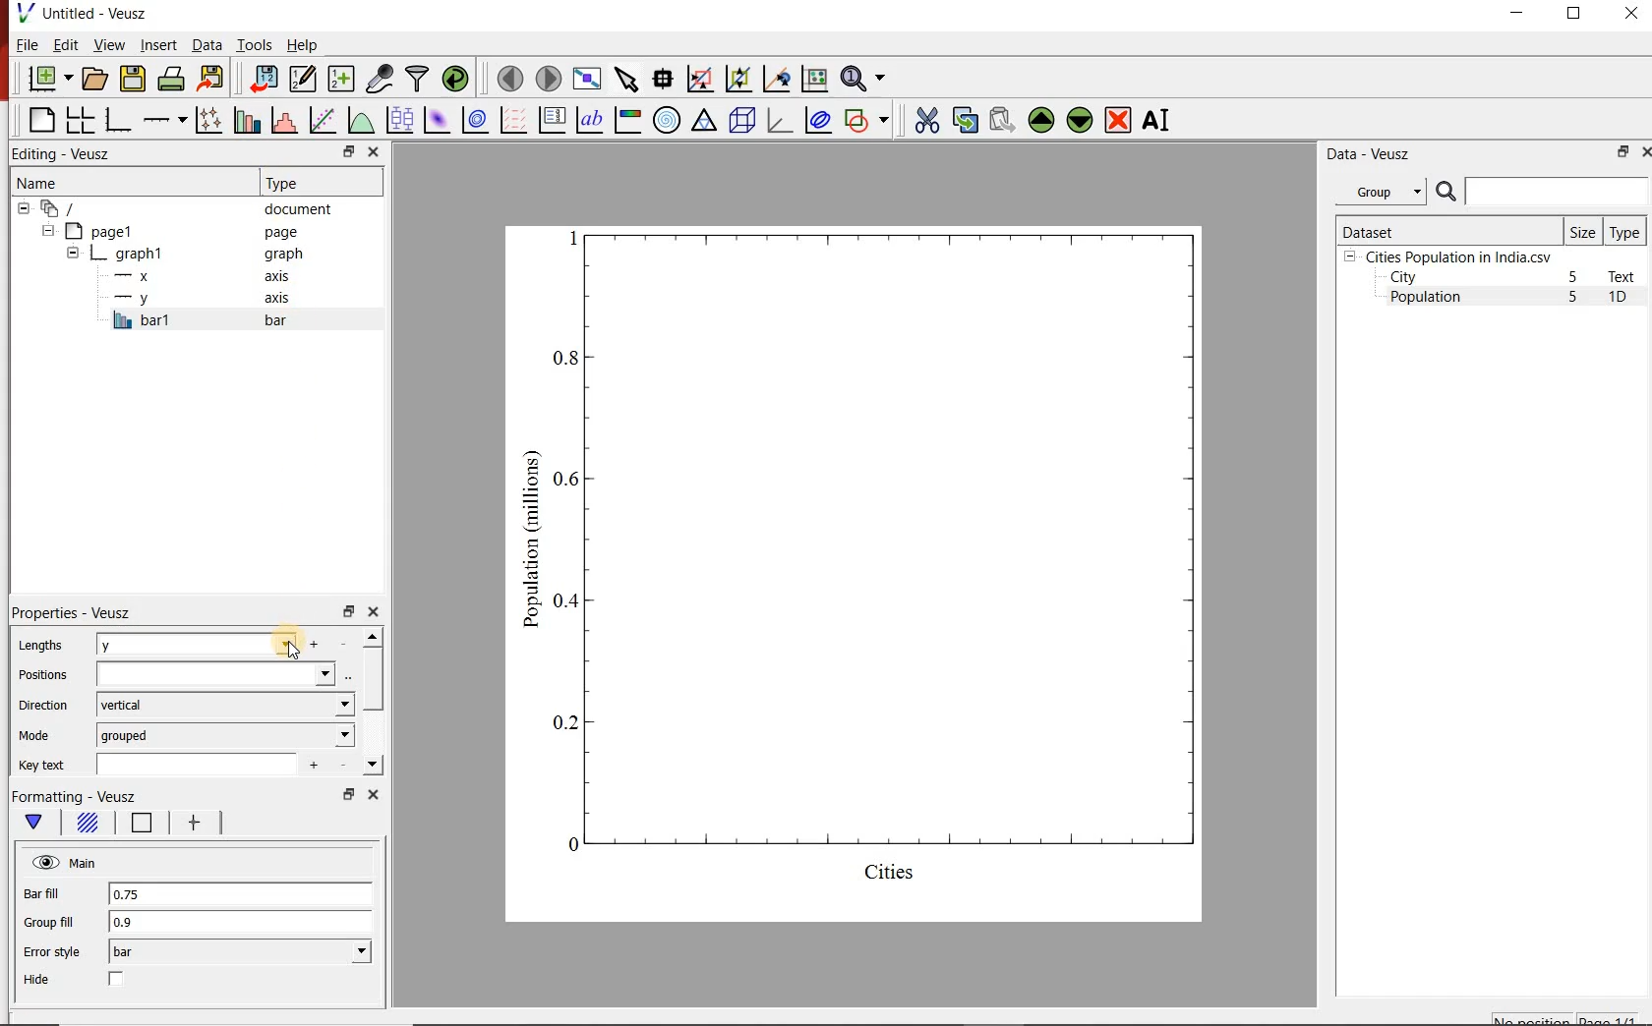  What do you see at coordinates (1120, 120) in the screenshot?
I see `remove the selected widgets` at bounding box center [1120, 120].